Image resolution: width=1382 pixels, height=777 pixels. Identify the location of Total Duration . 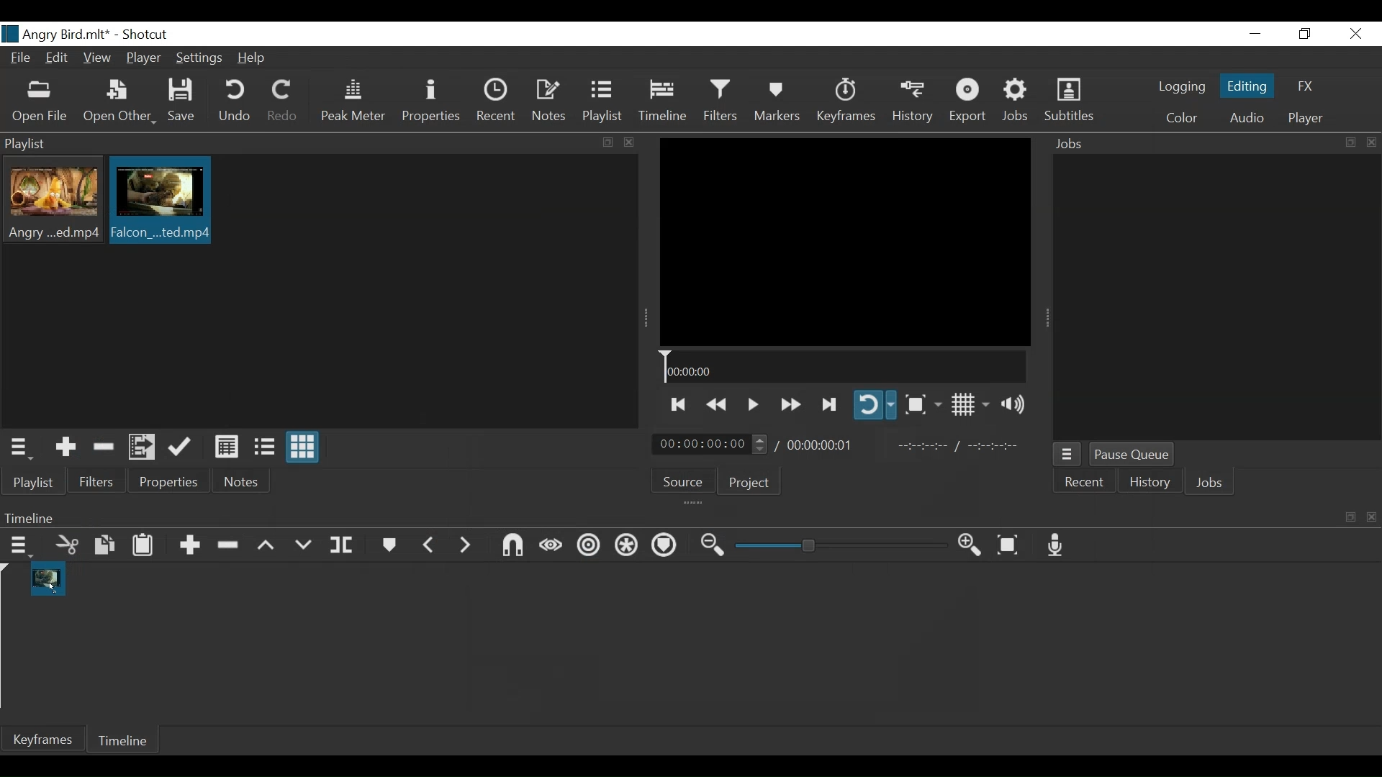
(818, 444).